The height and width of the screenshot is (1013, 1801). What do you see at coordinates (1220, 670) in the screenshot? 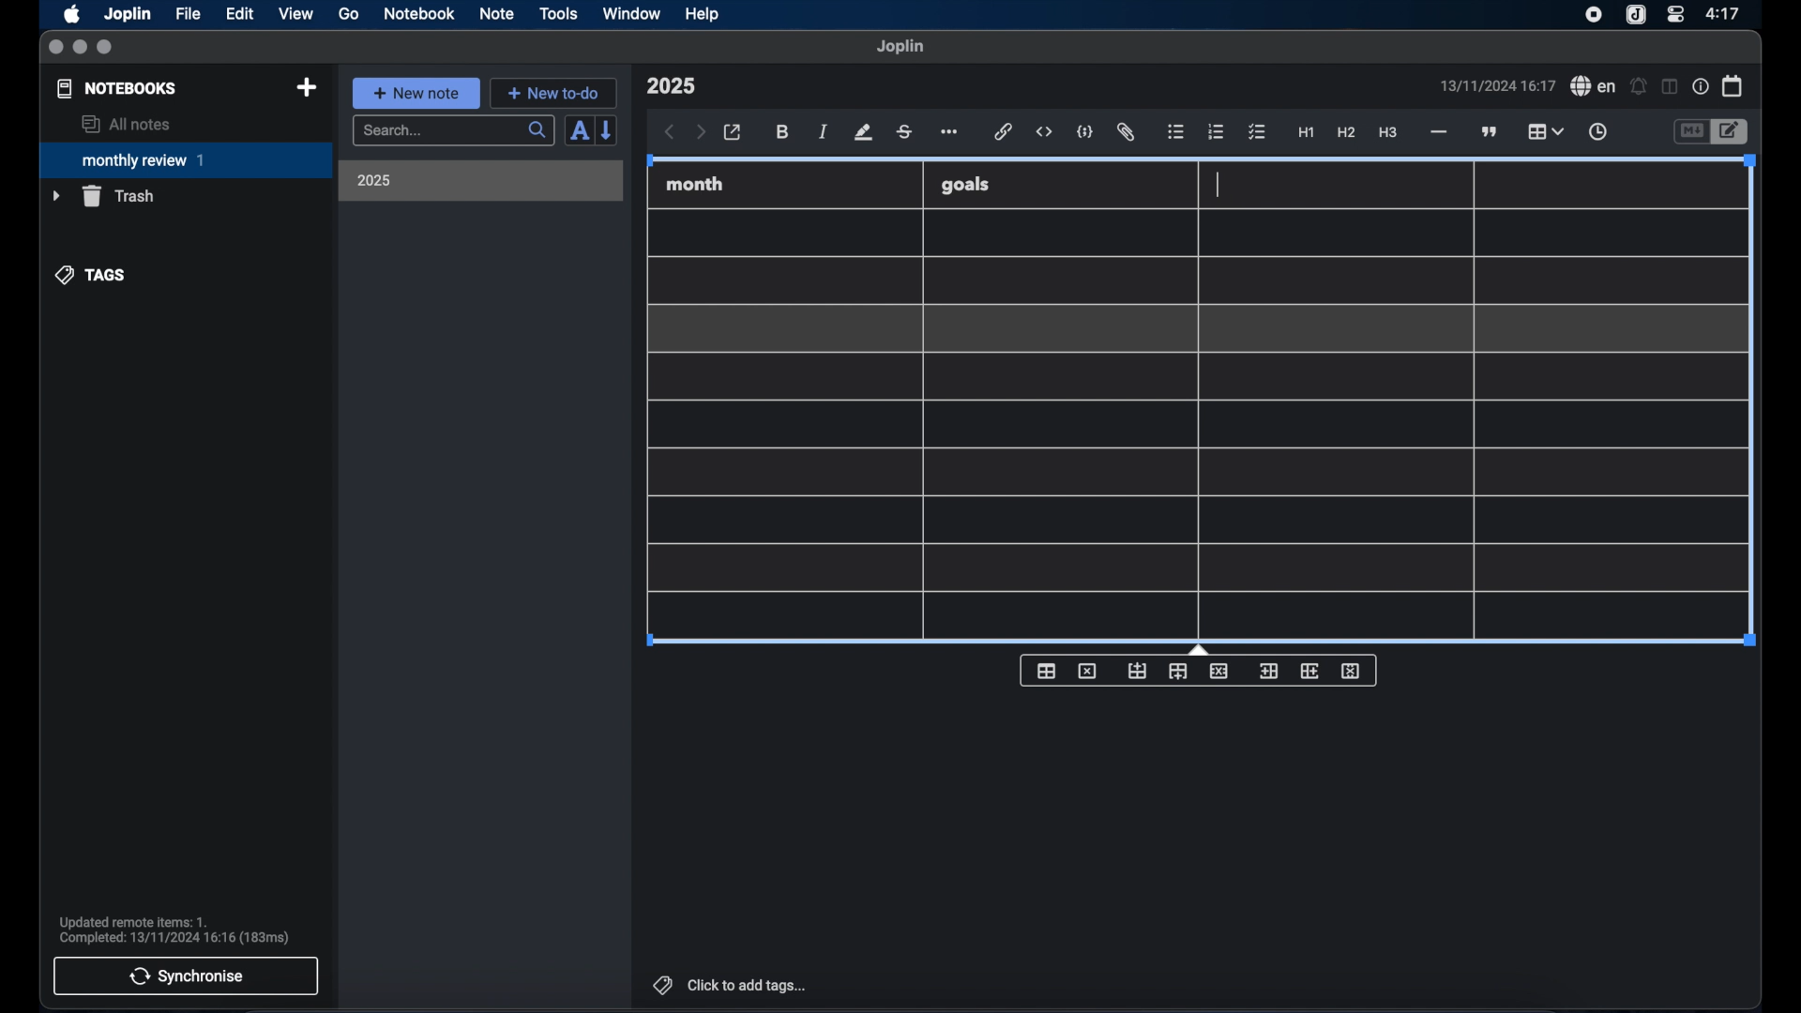
I see `delete row` at bounding box center [1220, 670].